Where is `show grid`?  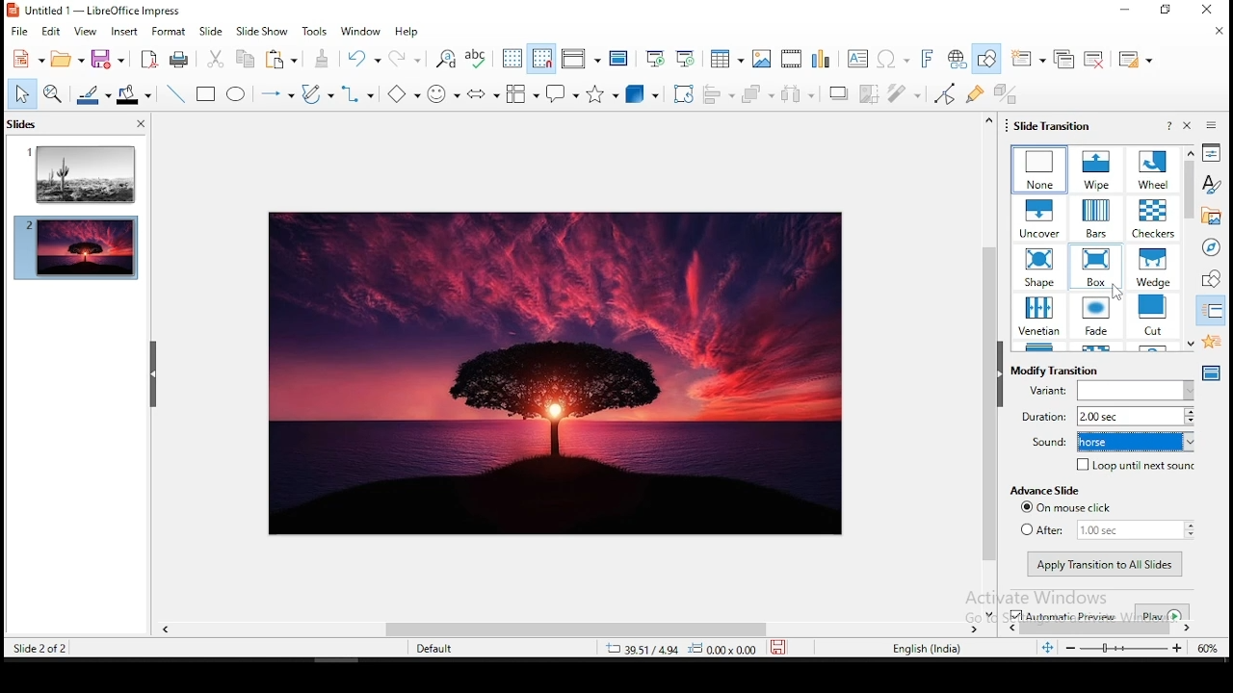 show grid is located at coordinates (513, 59).